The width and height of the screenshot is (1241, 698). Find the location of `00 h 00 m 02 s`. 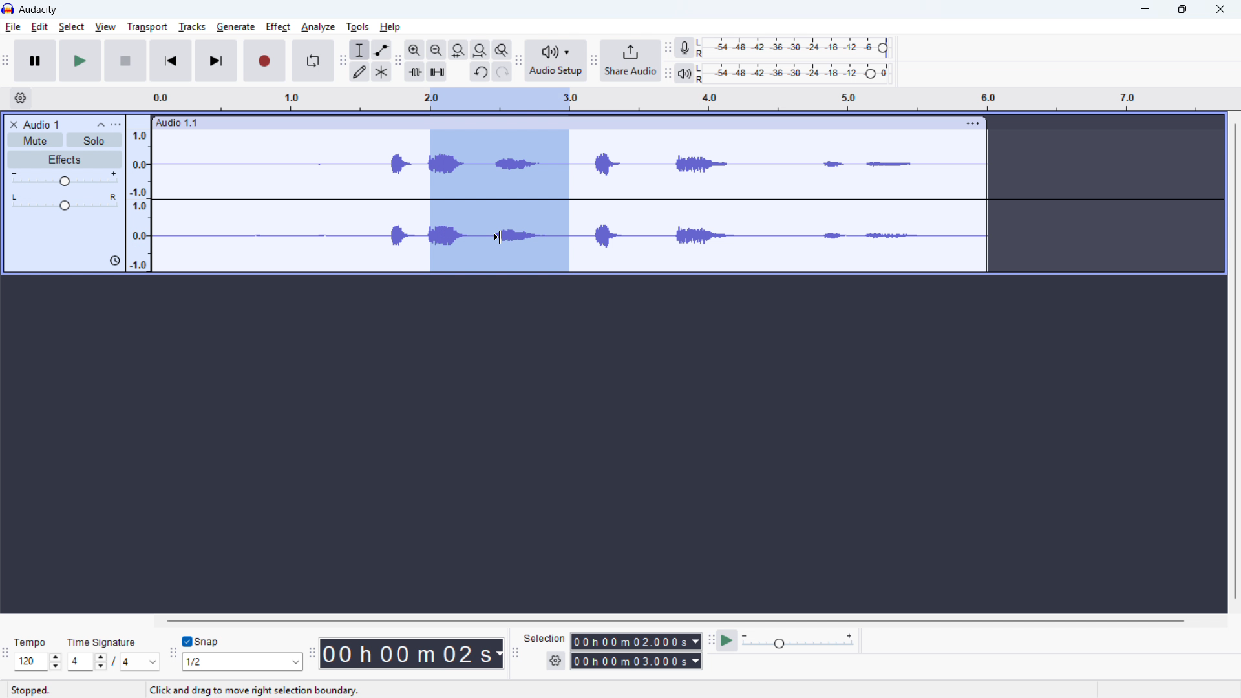

00 h 00 m 02 s is located at coordinates (413, 653).